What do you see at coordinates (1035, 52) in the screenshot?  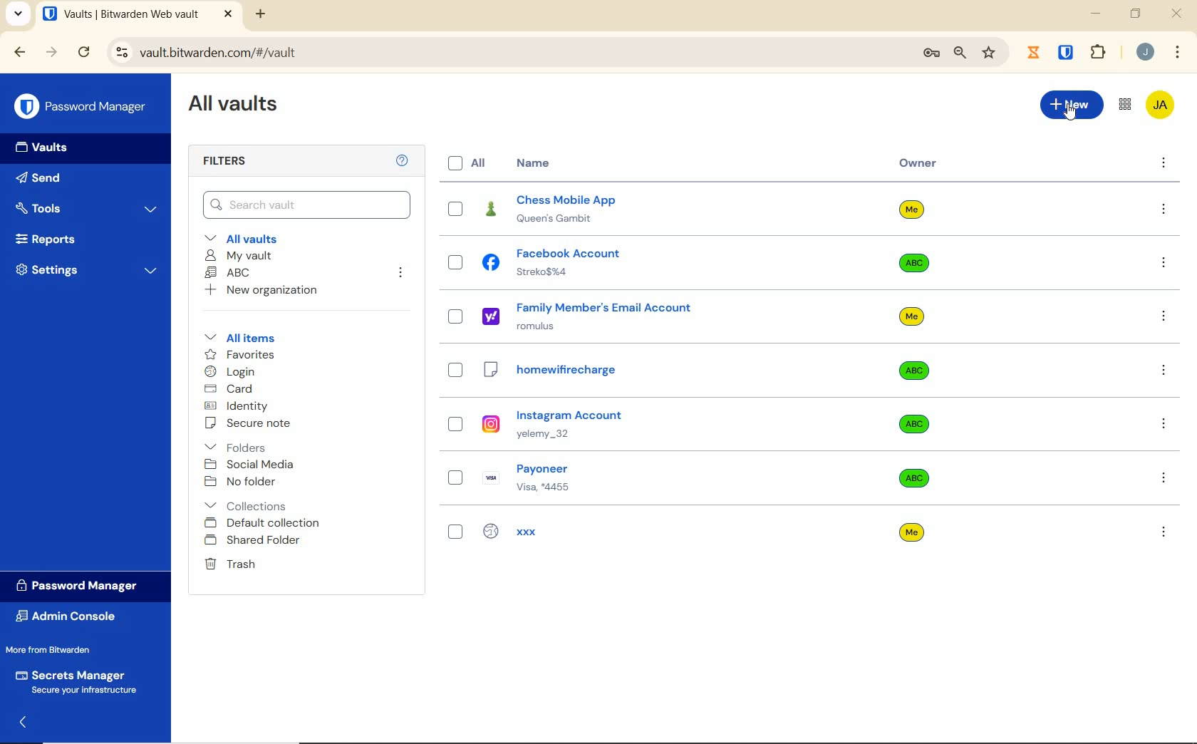 I see `Jibril Extension` at bounding box center [1035, 52].